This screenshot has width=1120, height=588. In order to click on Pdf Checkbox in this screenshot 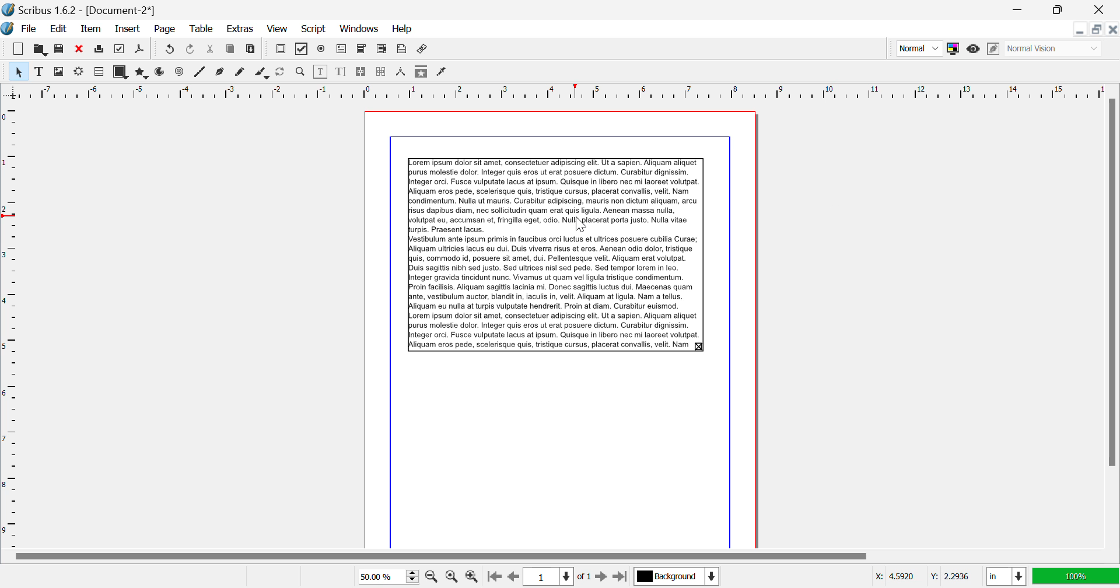, I will do `click(302, 51)`.